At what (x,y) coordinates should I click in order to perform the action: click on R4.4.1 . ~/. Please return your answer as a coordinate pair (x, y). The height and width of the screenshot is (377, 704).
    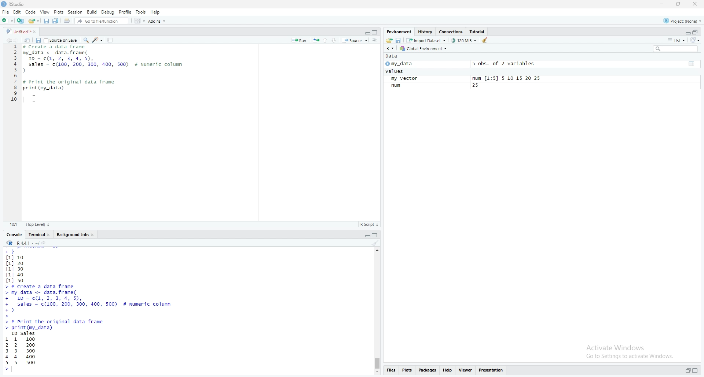
    Looking at the image, I should click on (29, 244).